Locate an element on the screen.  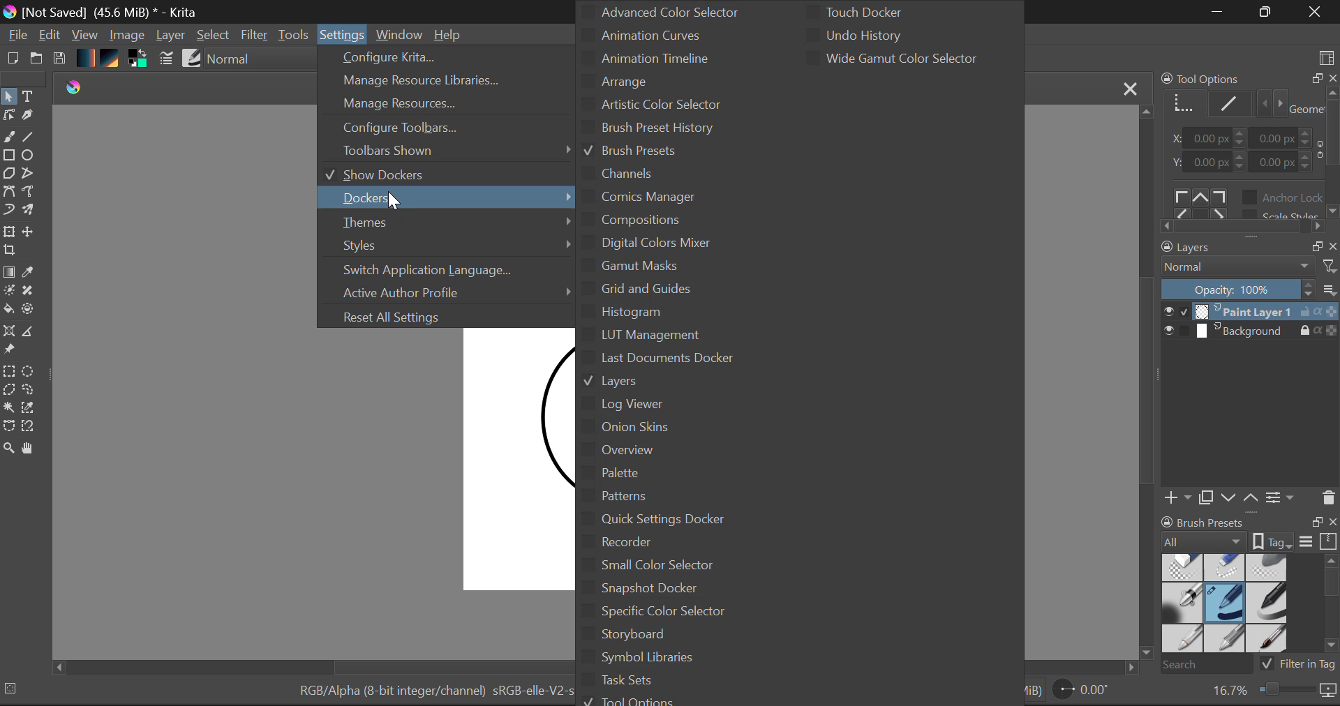
Undo History is located at coordinates (895, 33).